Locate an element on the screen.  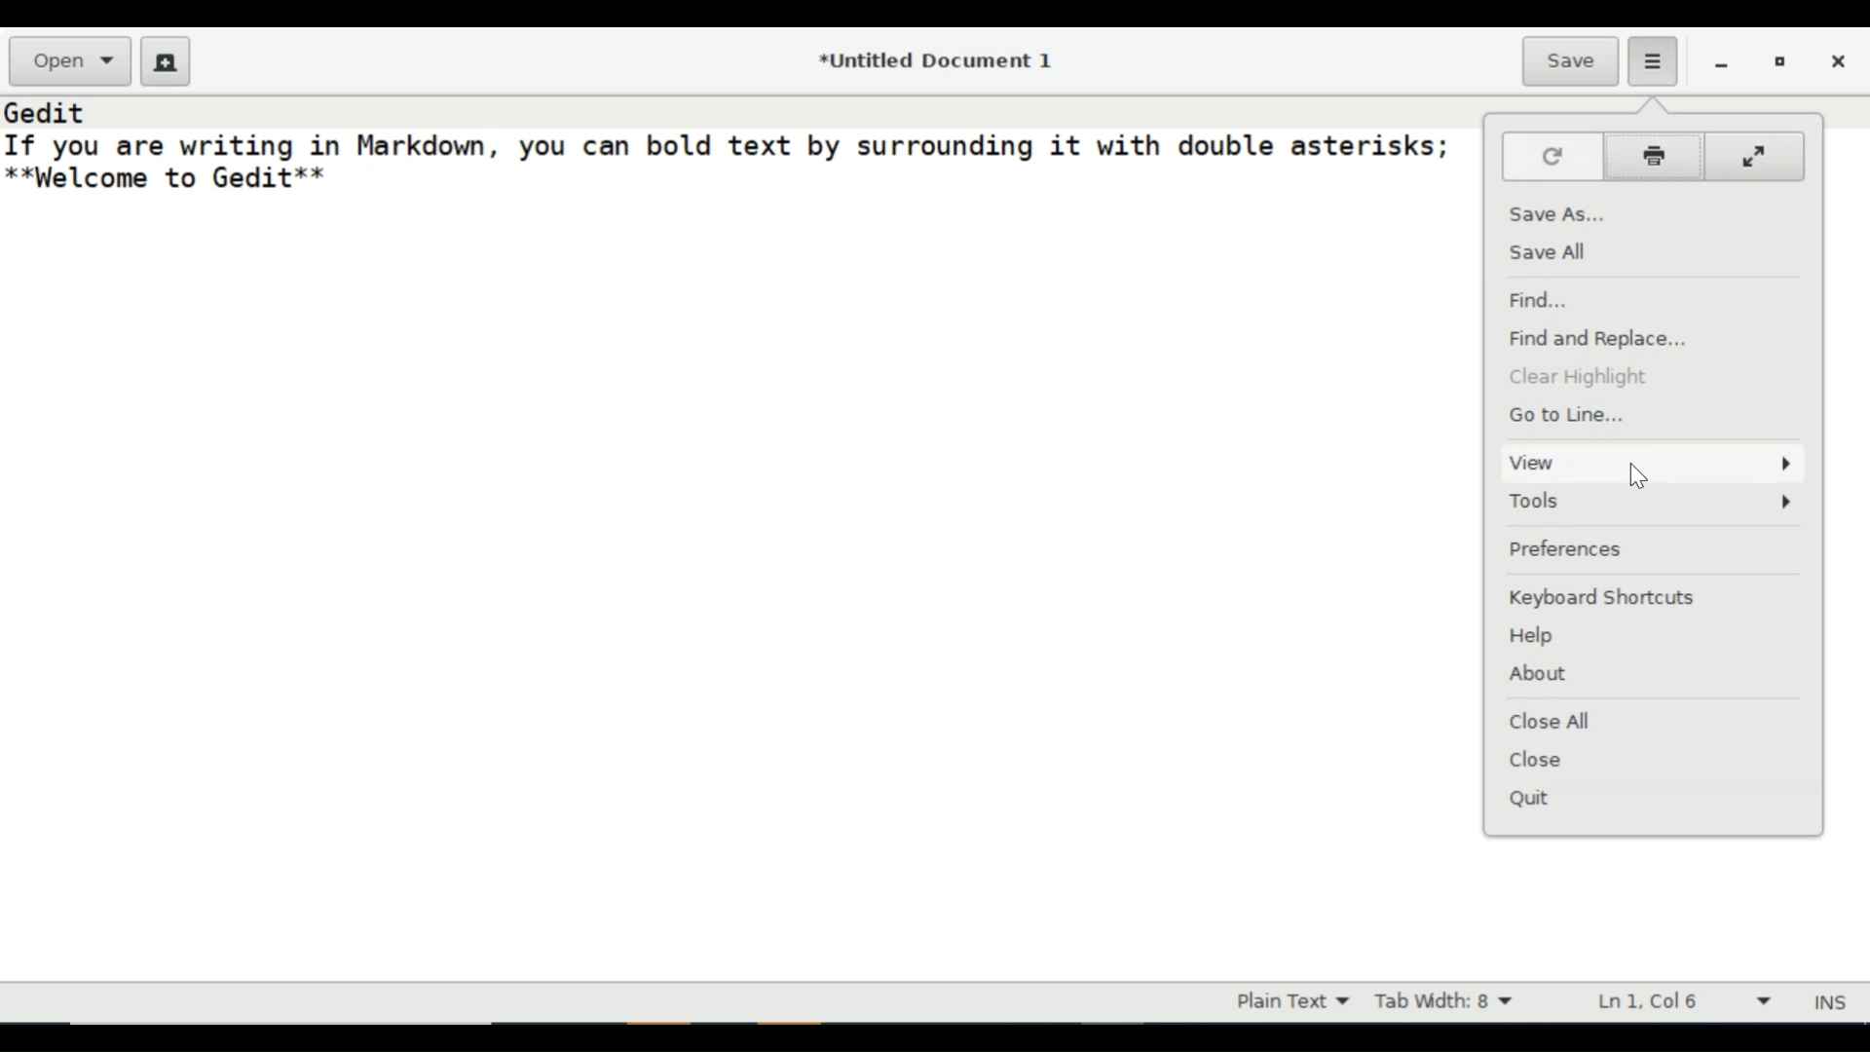
View is located at coordinates (1651, 462).